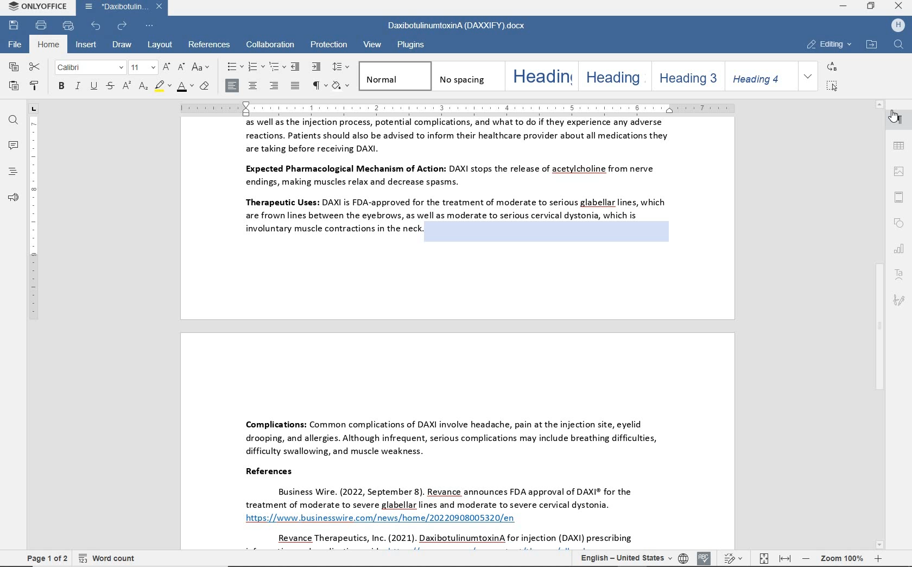 The height and width of the screenshot is (567, 912). I want to click on feedback & support, so click(11, 198).